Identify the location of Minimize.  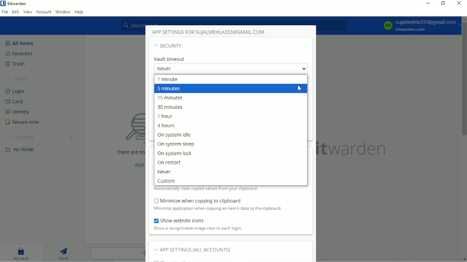
(428, 3).